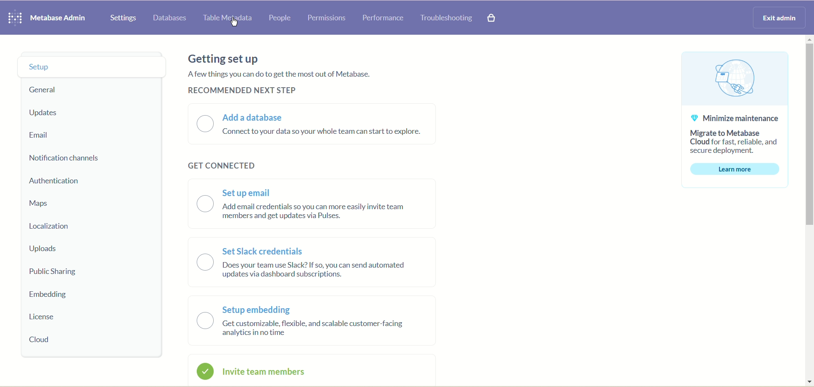  What do you see at coordinates (315, 204) in the screenshot?
I see `Set up email Add email credentials so you can more easily invite teammembers and get updates via Pulses.` at bounding box center [315, 204].